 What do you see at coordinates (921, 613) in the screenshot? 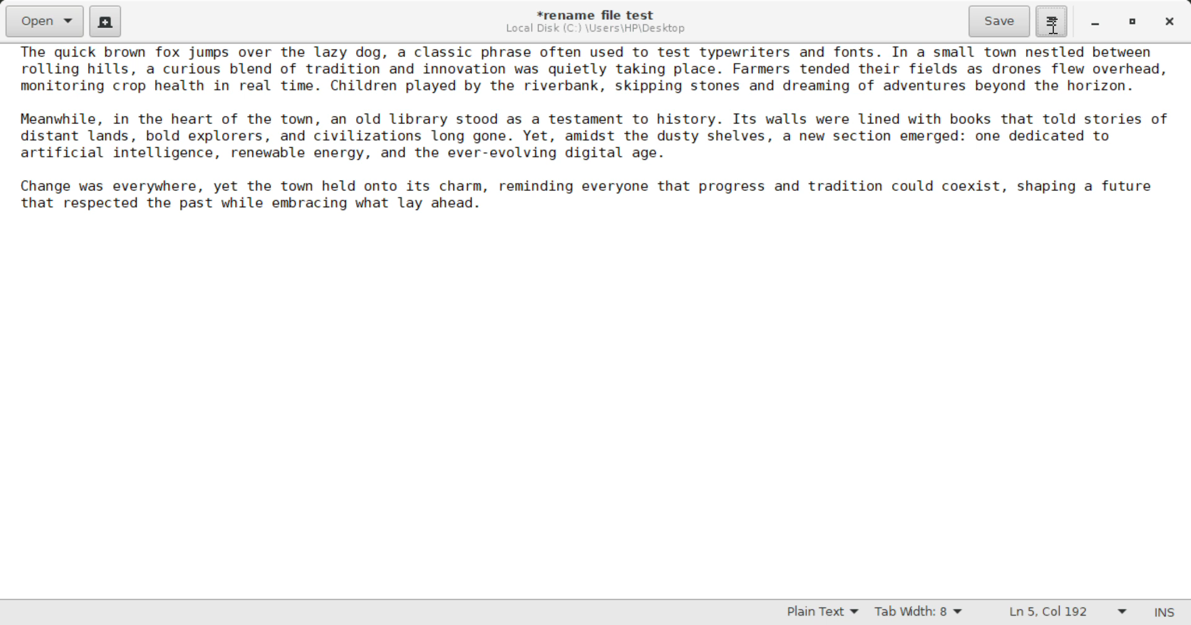
I see `Tab Width ` at bounding box center [921, 613].